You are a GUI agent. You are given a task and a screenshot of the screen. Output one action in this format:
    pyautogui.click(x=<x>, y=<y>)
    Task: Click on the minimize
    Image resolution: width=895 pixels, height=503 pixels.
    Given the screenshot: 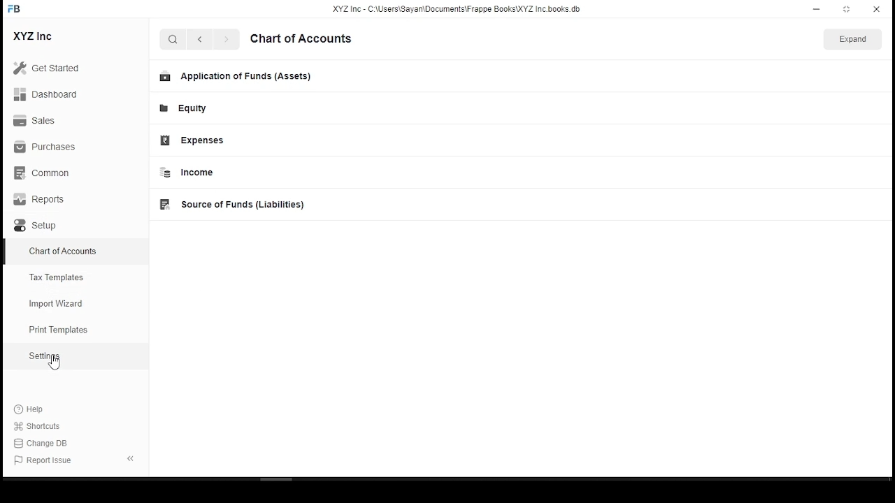 What is the action you would take?
    pyautogui.click(x=817, y=9)
    